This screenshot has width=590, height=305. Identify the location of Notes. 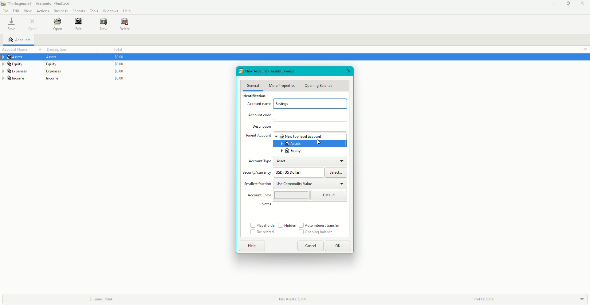
(266, 204).